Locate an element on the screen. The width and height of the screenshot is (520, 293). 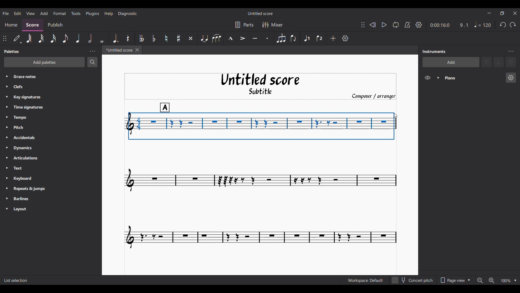
Pitch is located at coordinates (31, 127).